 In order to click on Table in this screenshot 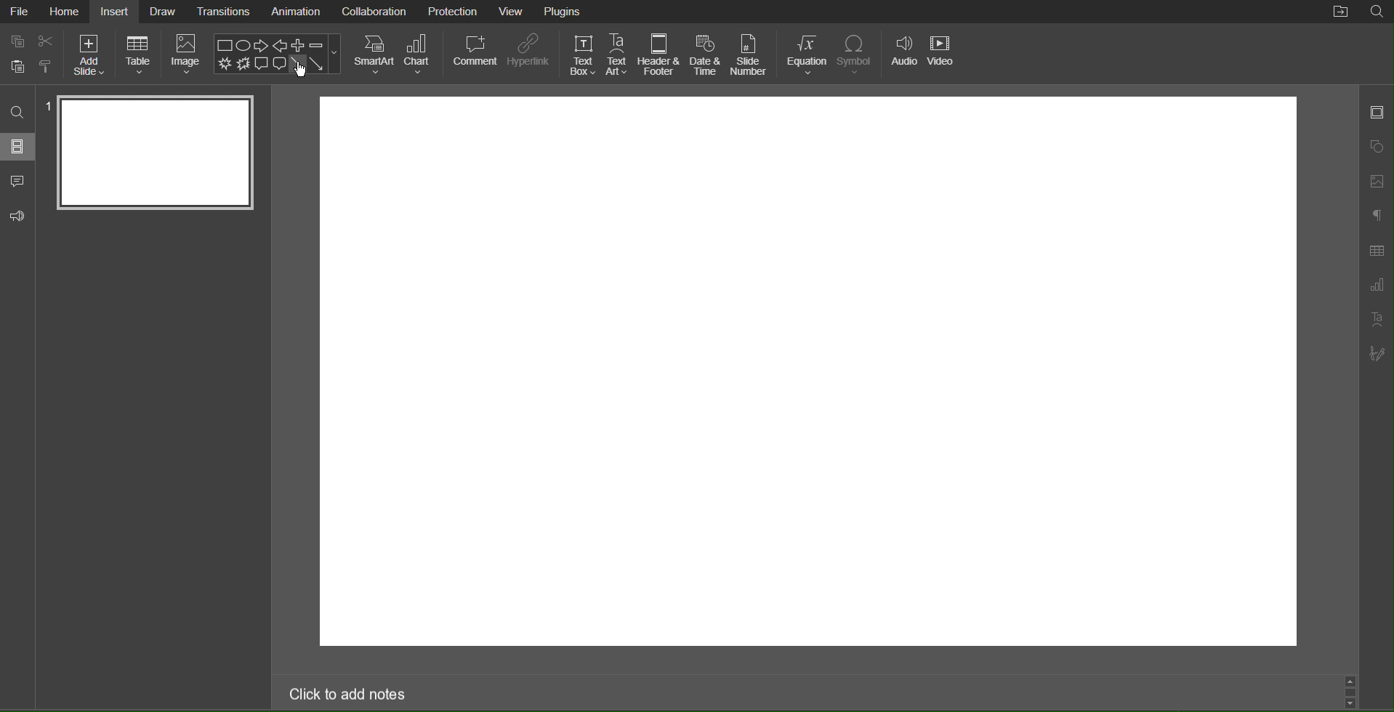, I will do `click(137, 56)`.